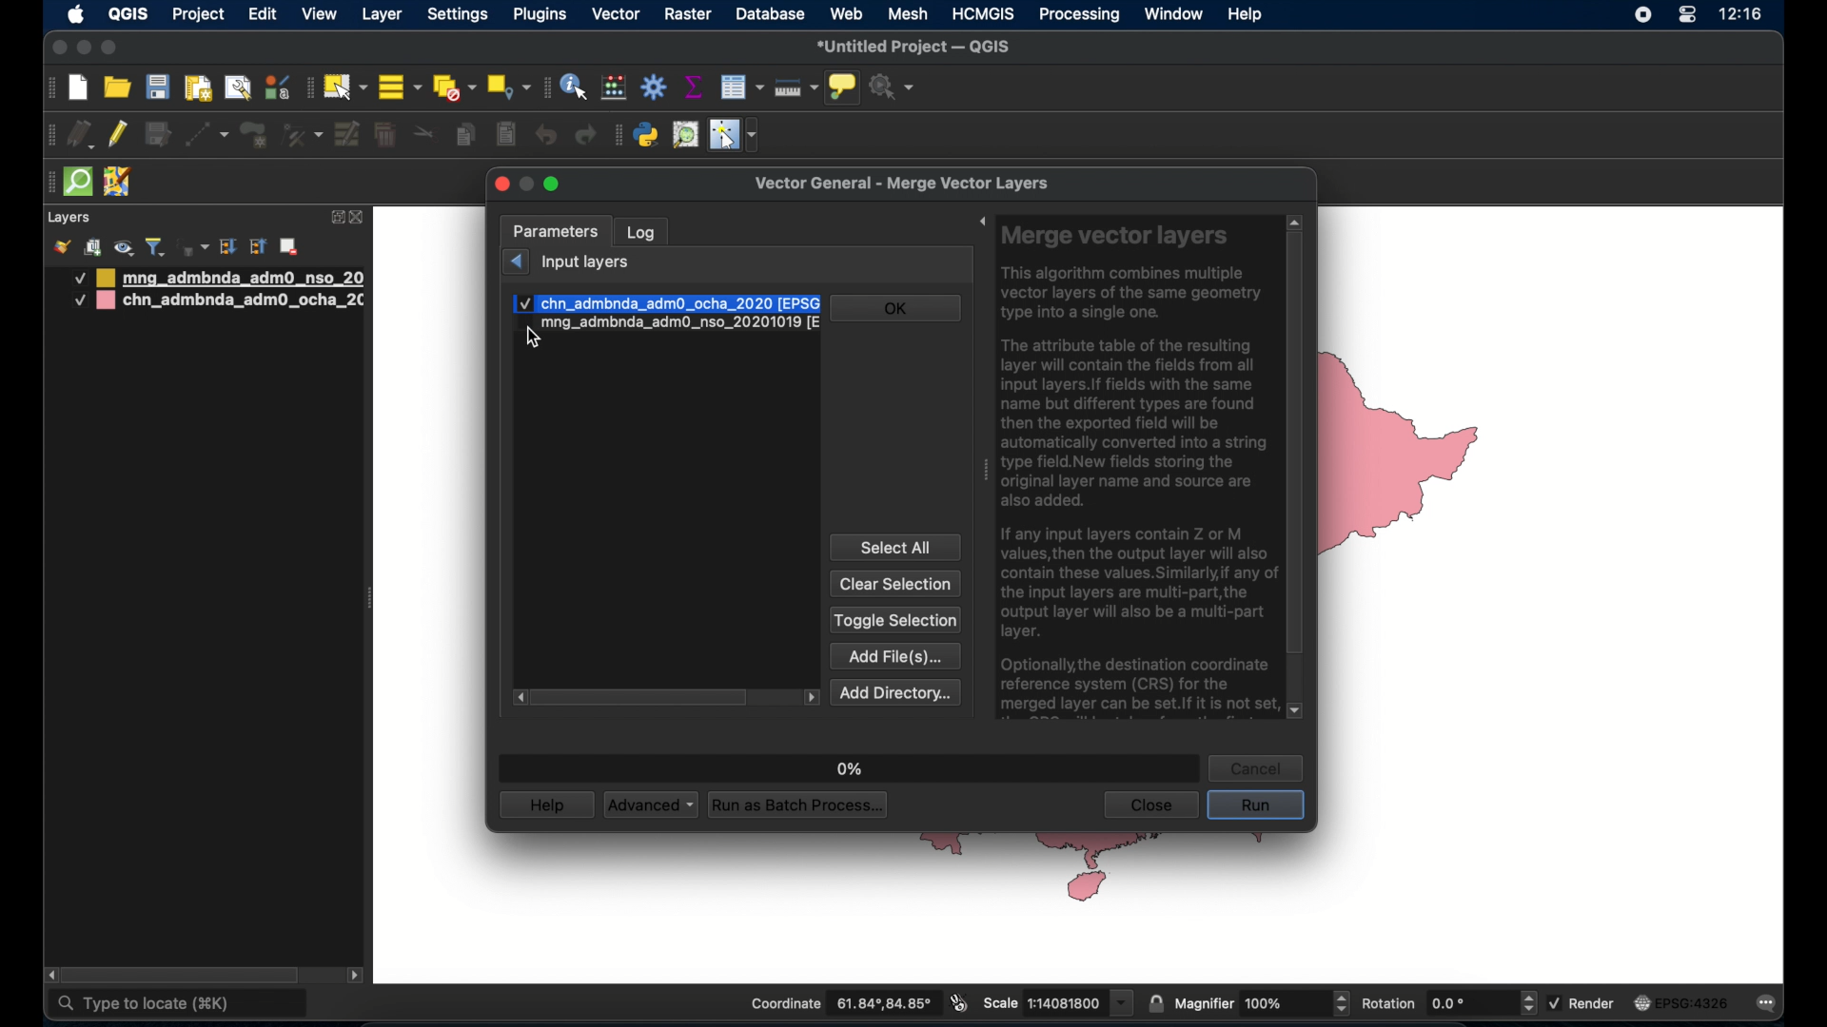  What do you see at coordinates (336, 216) in the screenshot?
I see `expand` at bounding box center [336, 216].